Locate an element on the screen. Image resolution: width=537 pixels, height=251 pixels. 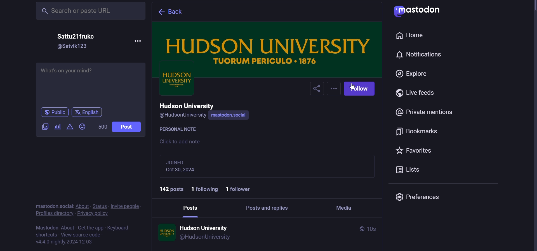
10s is located at coordinates (378, 229).